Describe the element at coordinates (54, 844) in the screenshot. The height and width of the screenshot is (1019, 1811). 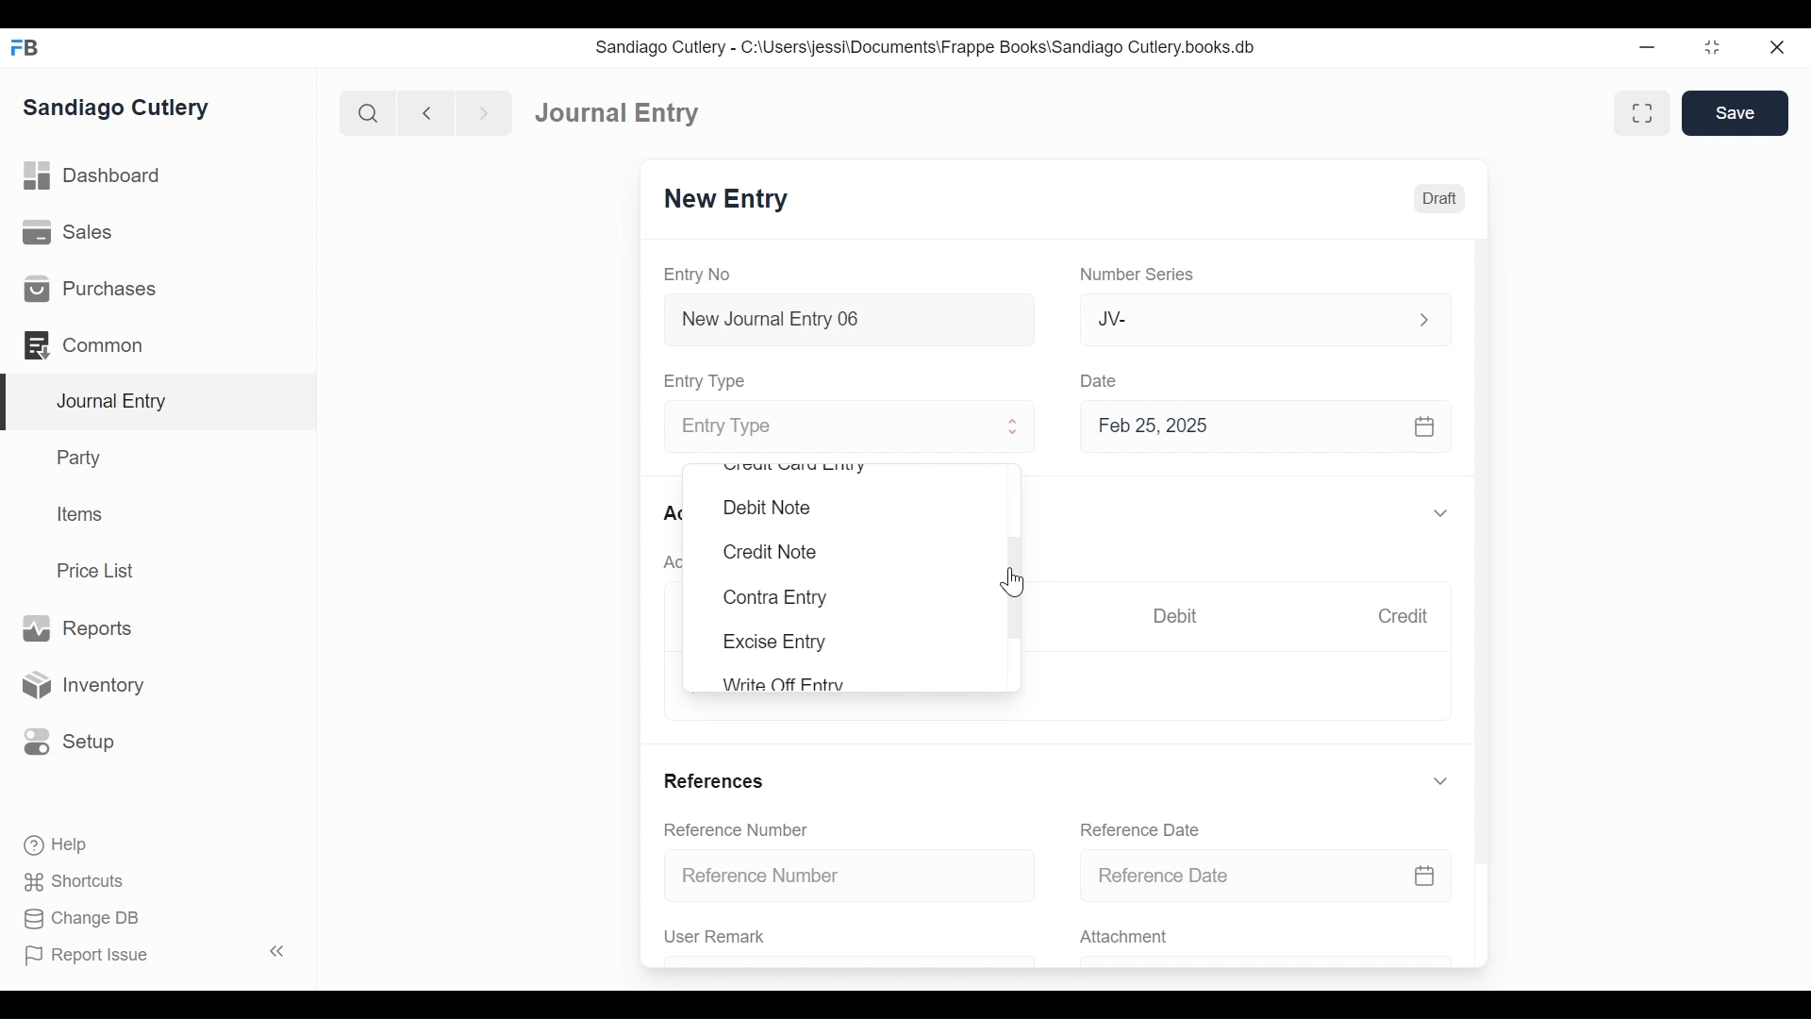
I see `Help` at that location.